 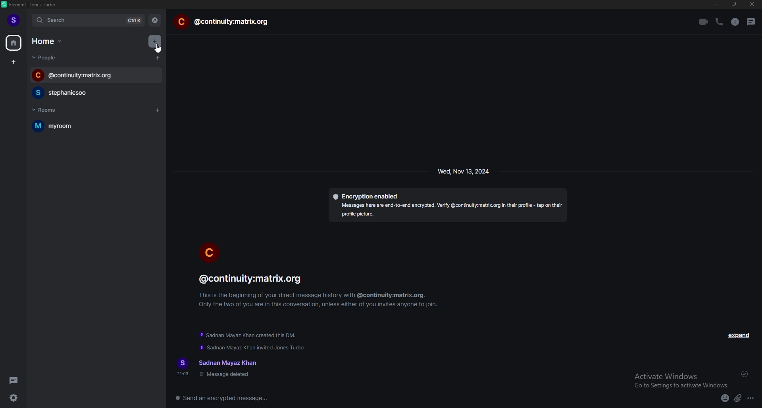 I want to click on attachment, so click(x=738, y=398).